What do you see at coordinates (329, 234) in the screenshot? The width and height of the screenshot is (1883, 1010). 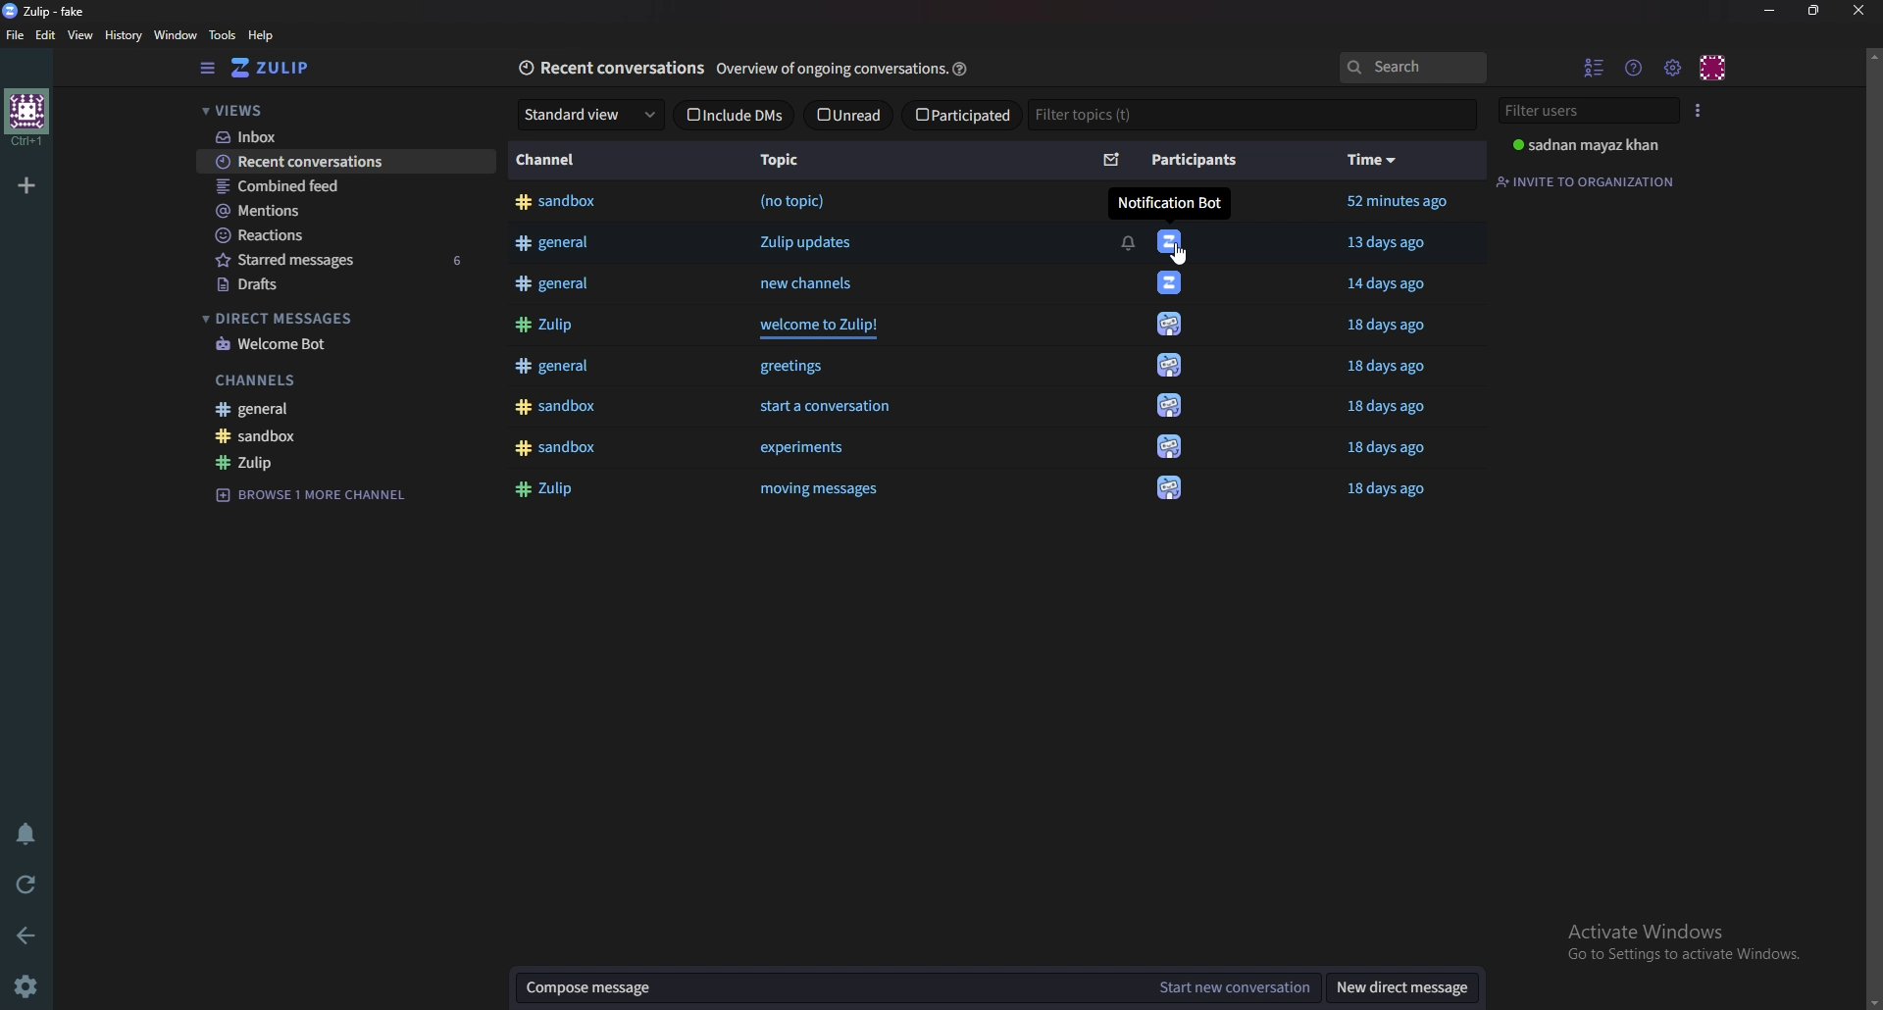 I see `reactions` at bounding box center [329, 234].